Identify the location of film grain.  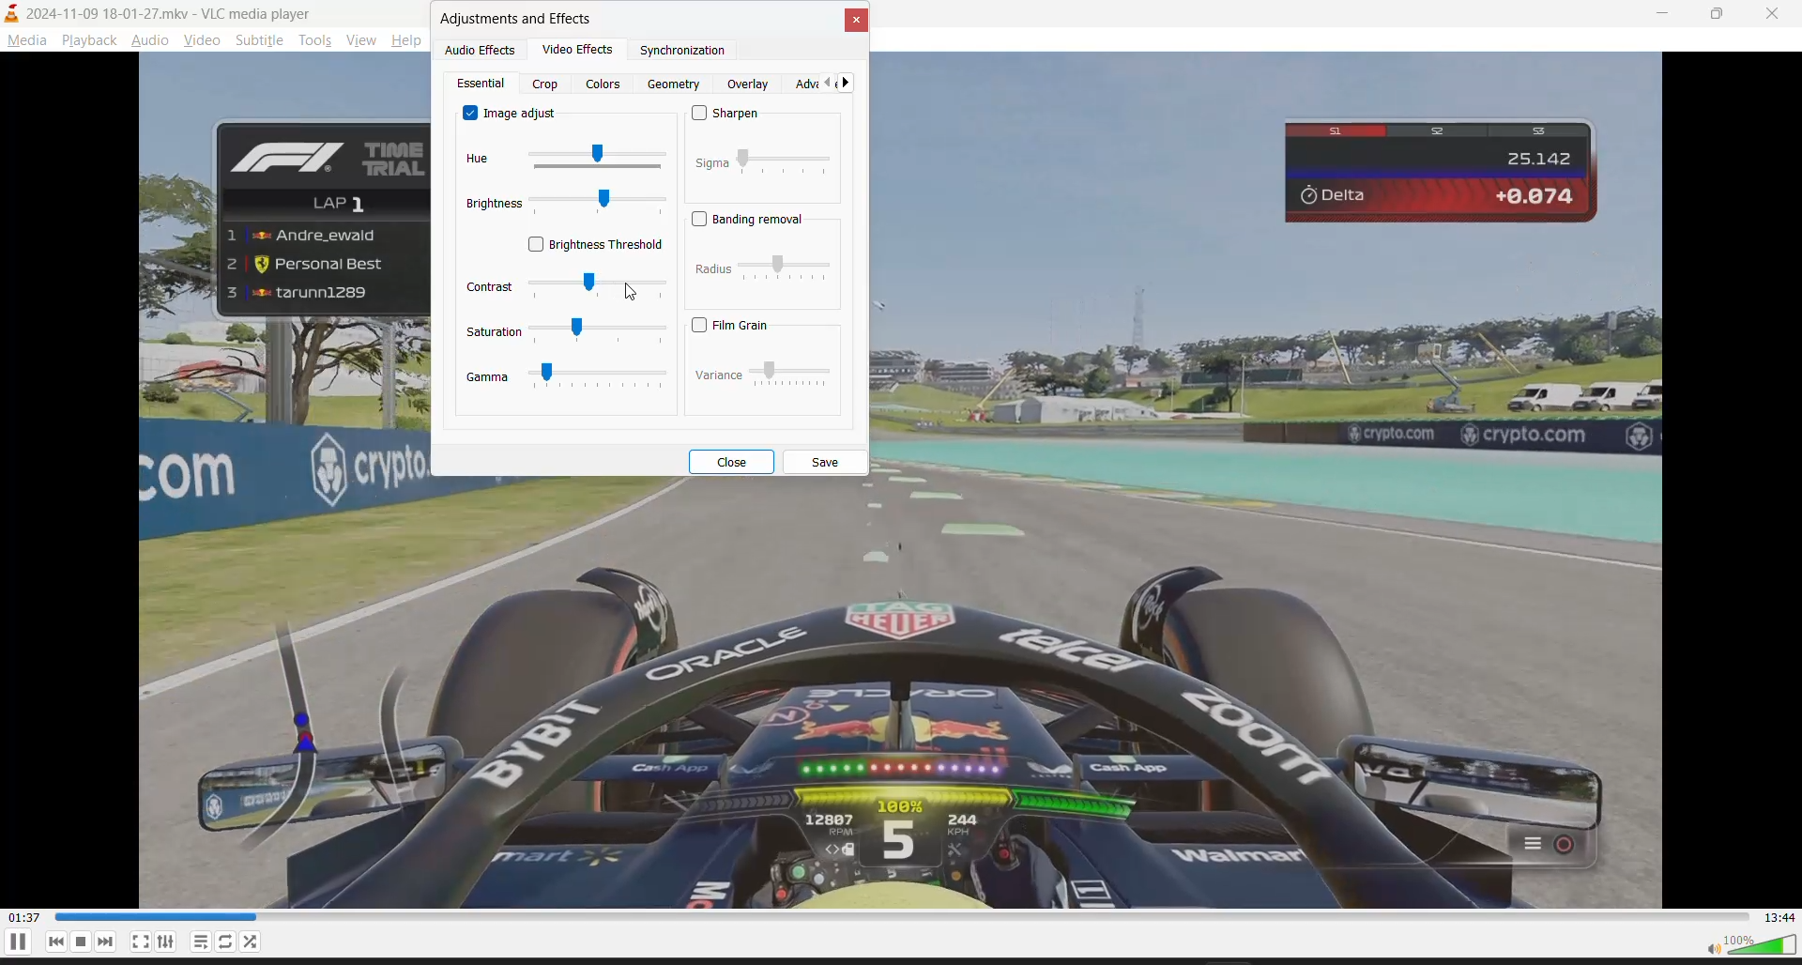
(741, 325).